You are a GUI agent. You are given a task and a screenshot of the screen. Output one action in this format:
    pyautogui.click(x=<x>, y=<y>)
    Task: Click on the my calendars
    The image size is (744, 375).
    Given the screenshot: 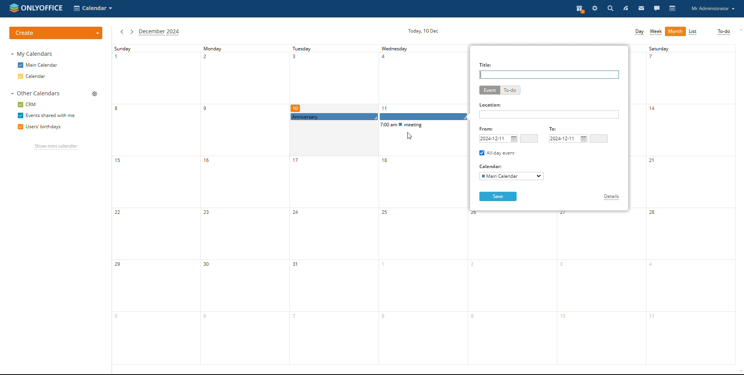 What is the action you would take?
    pyautogui.click(x=31, y=54)
    